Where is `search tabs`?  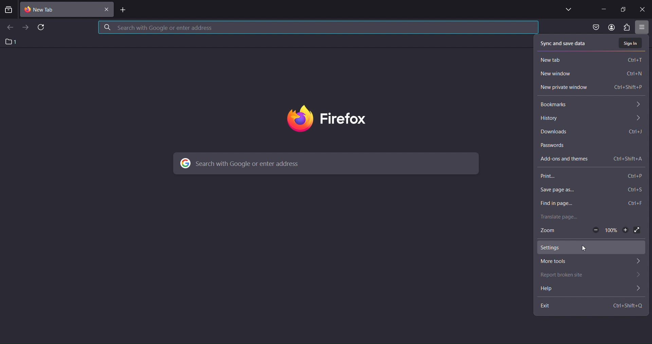 search tabs is located at coordinates (9, 10).